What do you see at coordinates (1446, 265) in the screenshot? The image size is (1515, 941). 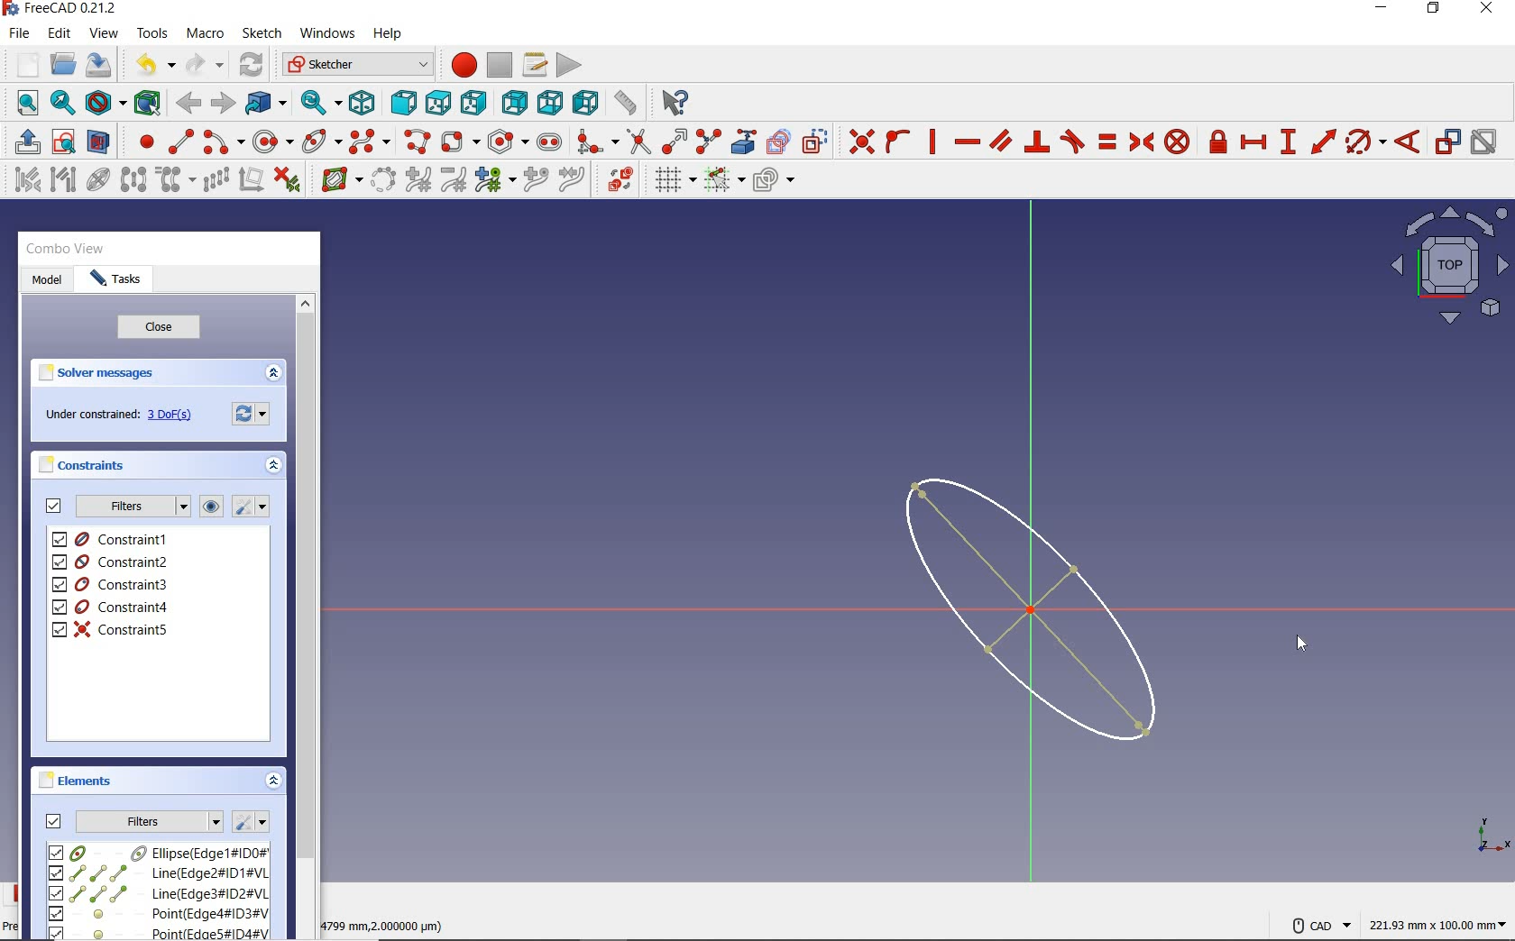 I see `sketch view` at bounding box center [1446, 265].